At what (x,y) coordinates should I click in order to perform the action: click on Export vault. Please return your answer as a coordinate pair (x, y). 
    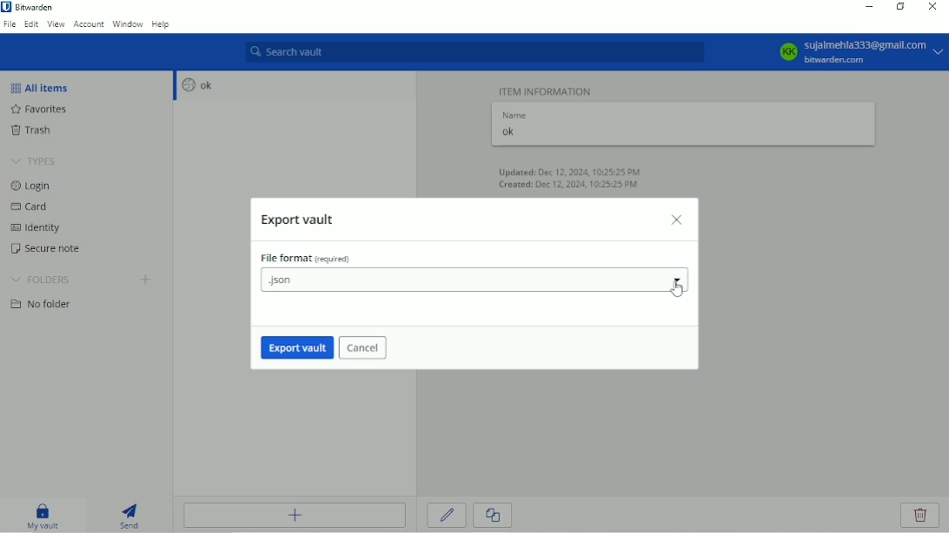
    Looking at the image, I should click on (294, 347).